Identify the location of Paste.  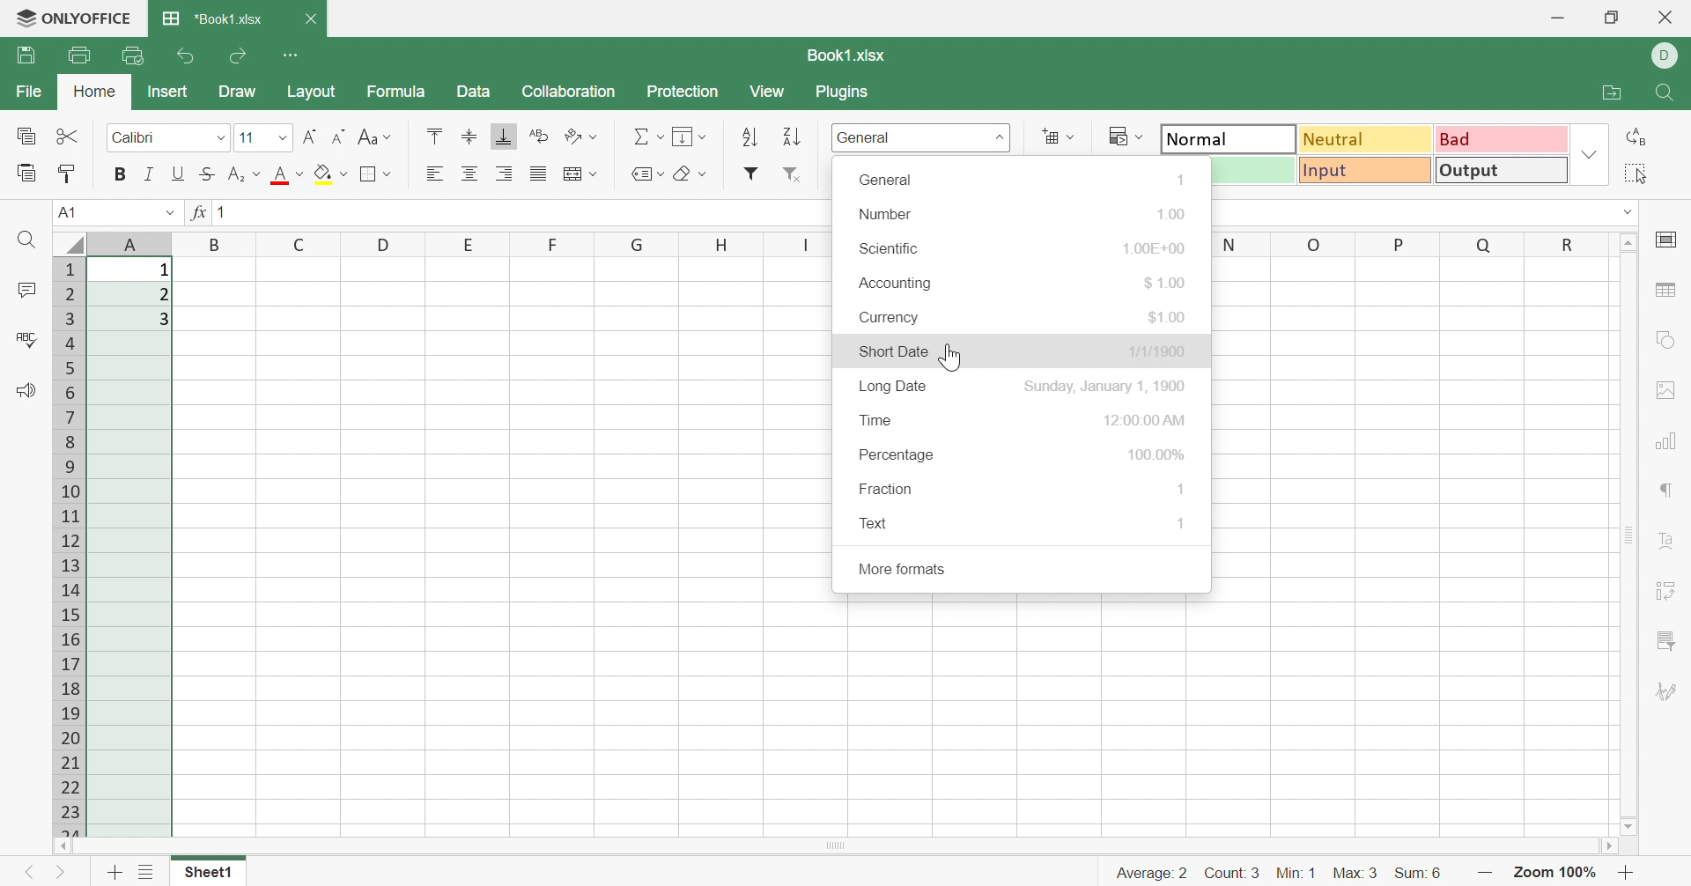
(26, 172).